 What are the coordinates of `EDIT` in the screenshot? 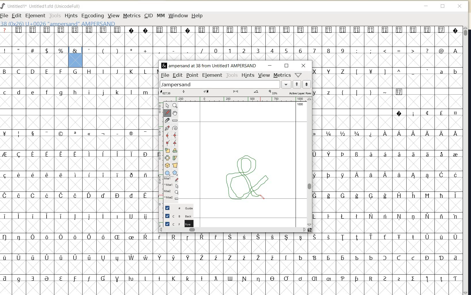 It's located at (177, 75).